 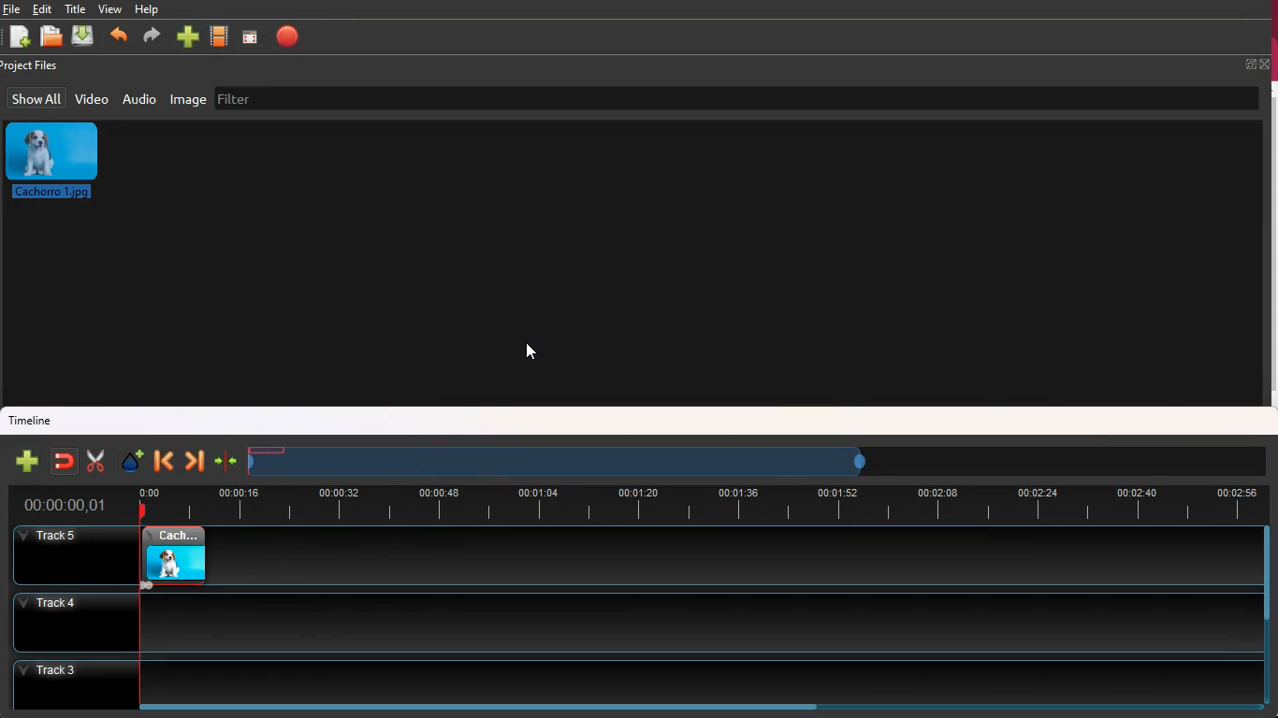 I want to click on time, so click(x=695, y=504).